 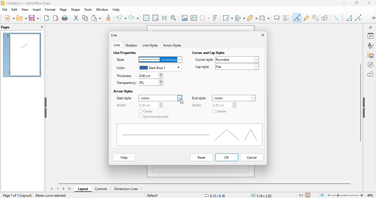 What do you see at coordinates (159, 59) in the screenshot?
I see `continuous` at bounding box center [159, 59].